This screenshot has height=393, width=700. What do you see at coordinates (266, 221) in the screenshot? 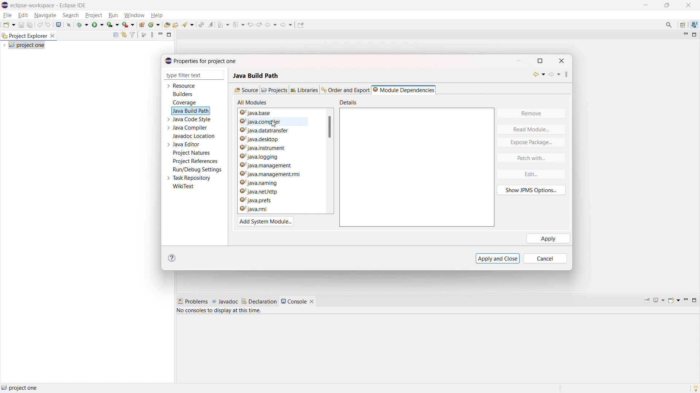
I see `add system module` at bounding box center [266, 221].